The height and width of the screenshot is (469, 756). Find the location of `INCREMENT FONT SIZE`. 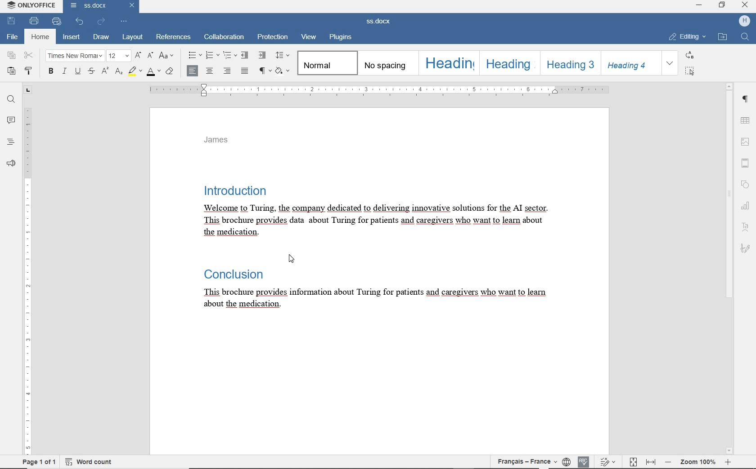

INCREMENT FONT SIZE is located at coordinates (138, 57).